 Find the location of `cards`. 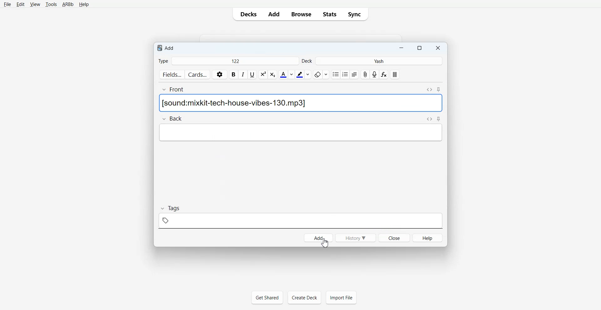

cards is located at coordinates (199, 74).